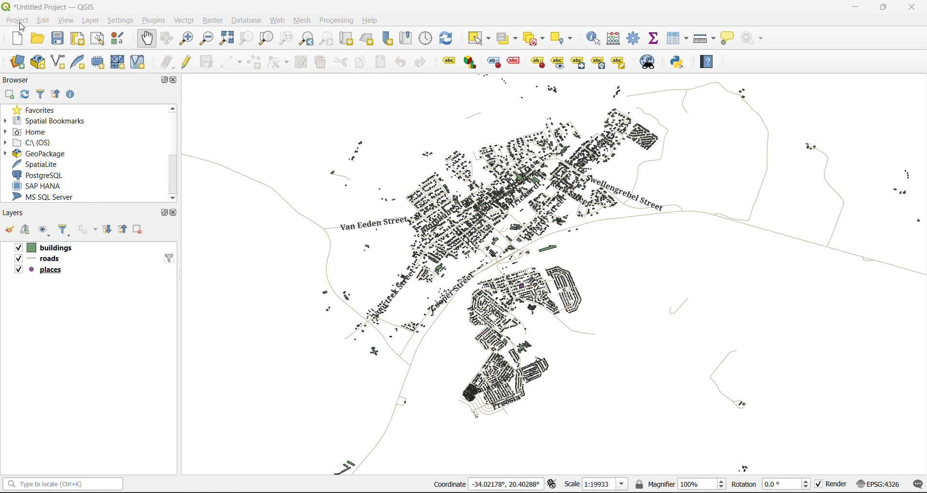 The height and width of the screenshot is (493, 927). What do you see at coordinates (168, 62) in the screenshot?
I see `edits` at bounding box center [168, 62].